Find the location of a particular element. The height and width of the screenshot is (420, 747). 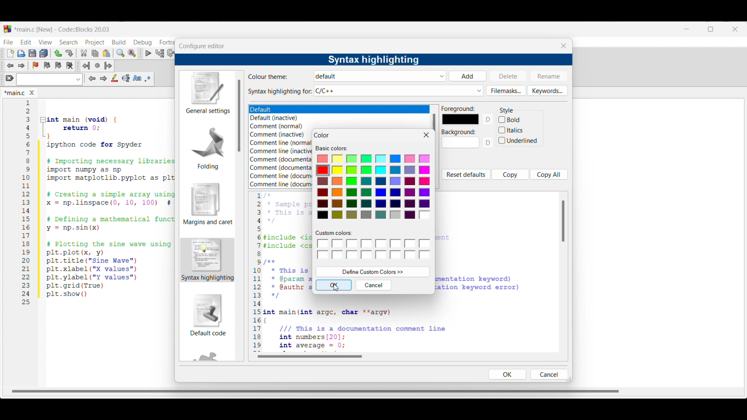

Selected text is located at coordinates (126, 78).